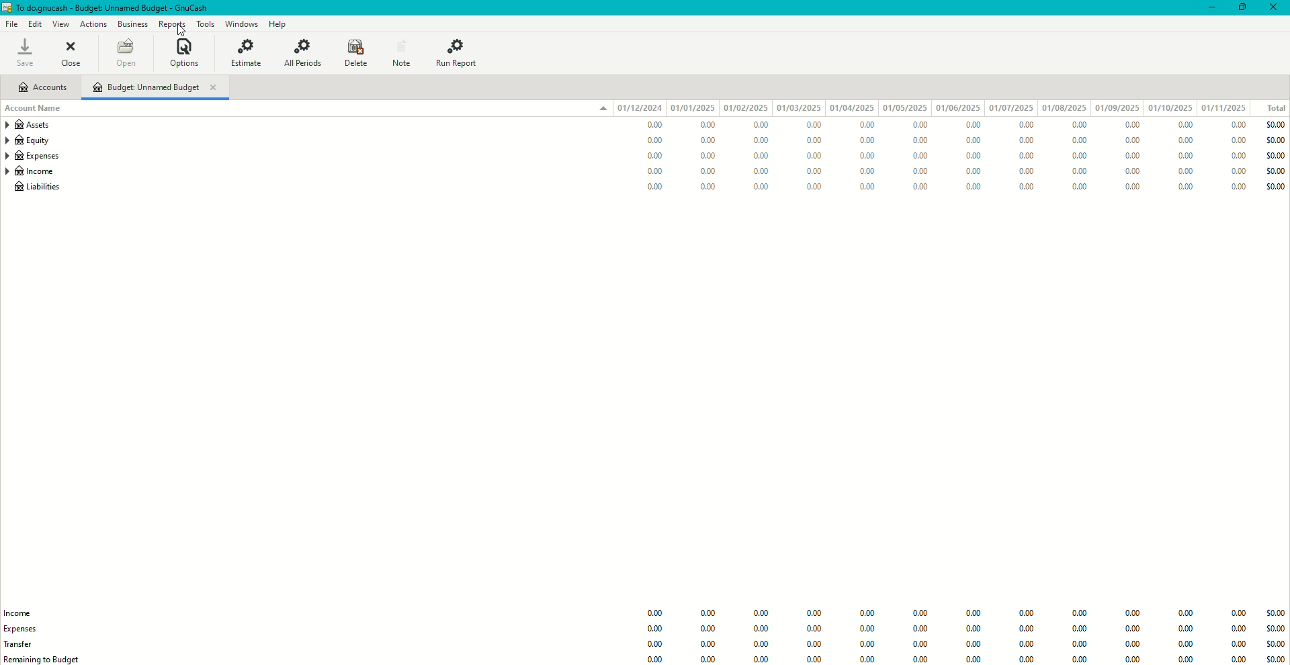 The width and height of the screenshot is (1290, 665). Describe the element at coordinates (1182, 645) in the screenshot. I see `0.00` at that location.